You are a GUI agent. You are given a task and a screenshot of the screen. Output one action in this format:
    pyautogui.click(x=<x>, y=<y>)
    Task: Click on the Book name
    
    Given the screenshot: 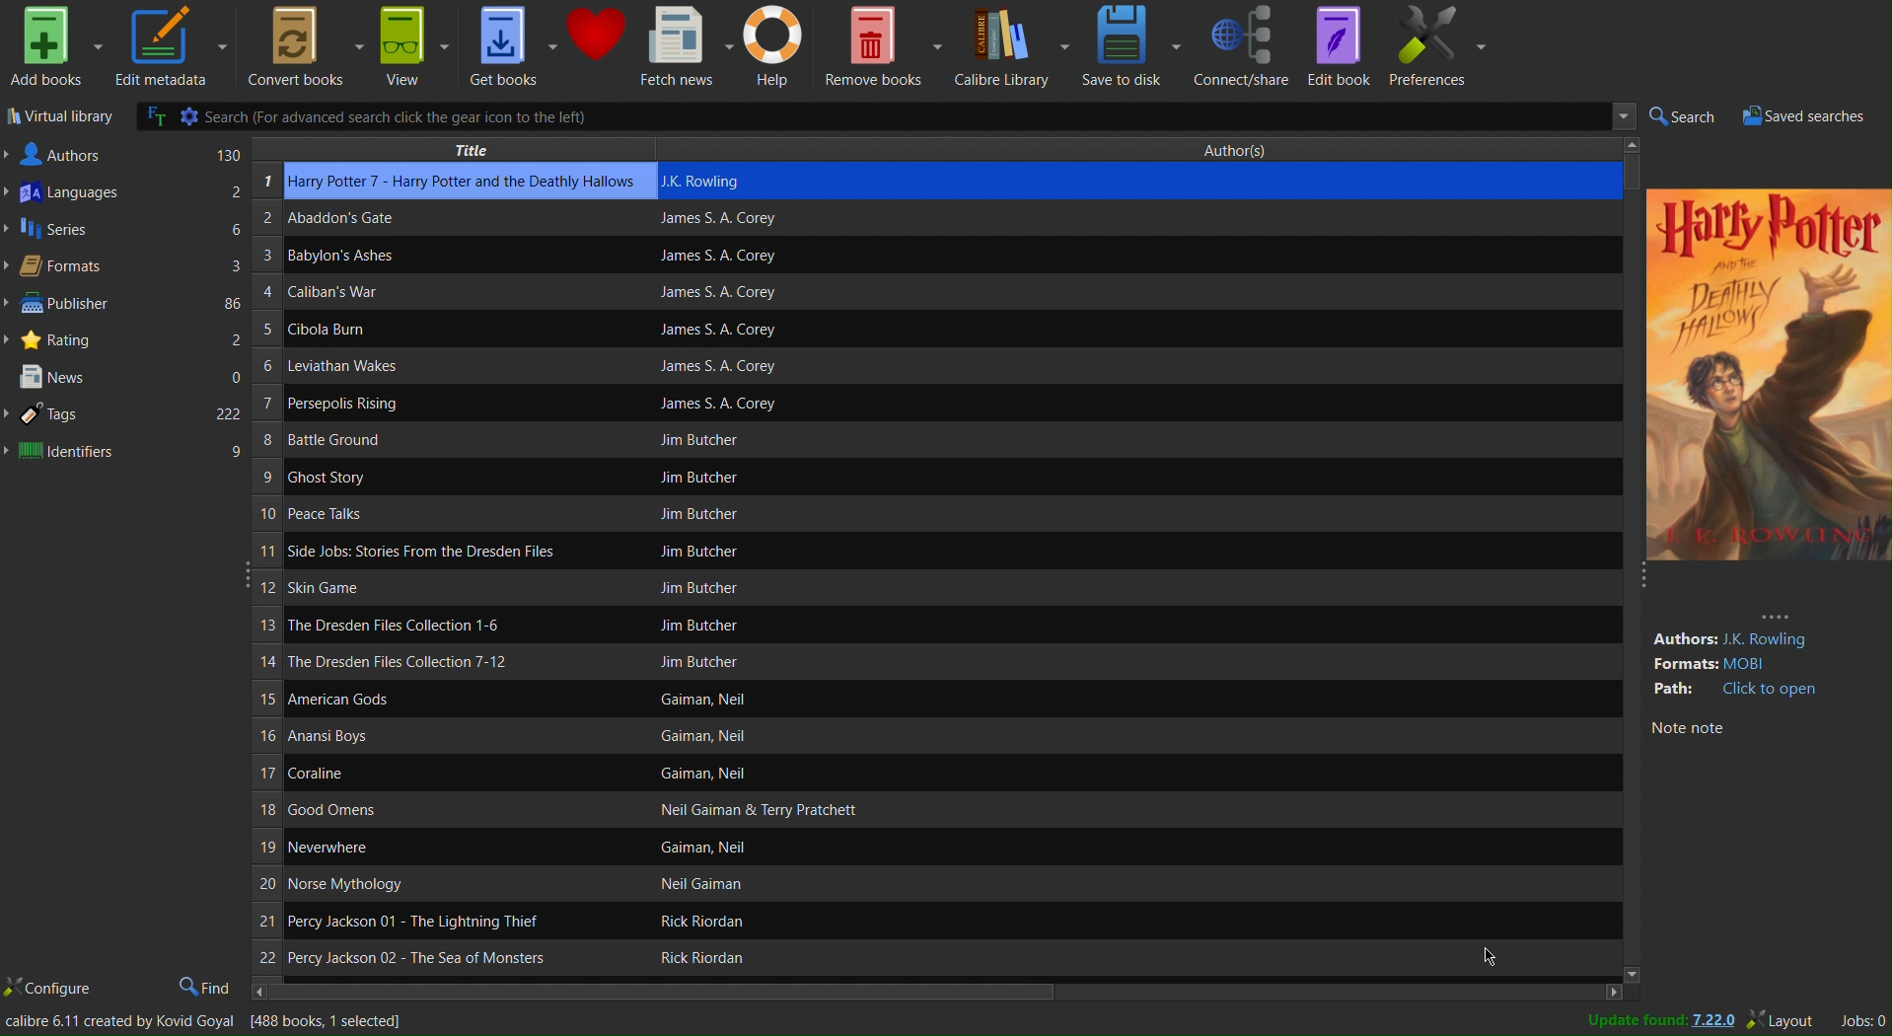 What is the action you would take?
    pyautogui.click(x=349, y=259)
    